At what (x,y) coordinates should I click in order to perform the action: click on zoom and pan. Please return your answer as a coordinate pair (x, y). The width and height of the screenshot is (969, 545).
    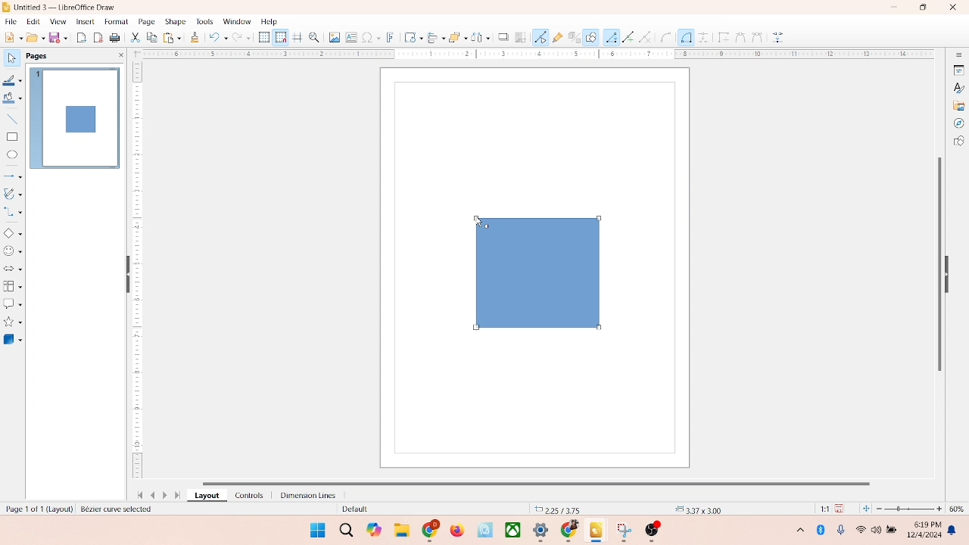
    Looking at the image, I should click on (313, 36).